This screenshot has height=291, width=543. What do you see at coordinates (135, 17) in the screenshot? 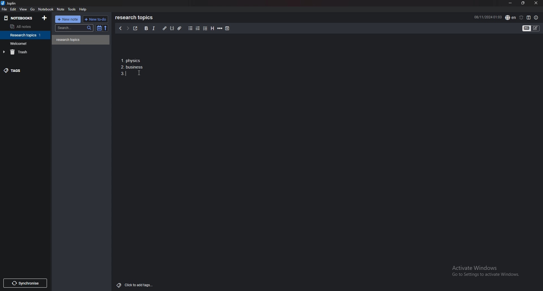
I see `research topics` at bounding box center [135, 17].